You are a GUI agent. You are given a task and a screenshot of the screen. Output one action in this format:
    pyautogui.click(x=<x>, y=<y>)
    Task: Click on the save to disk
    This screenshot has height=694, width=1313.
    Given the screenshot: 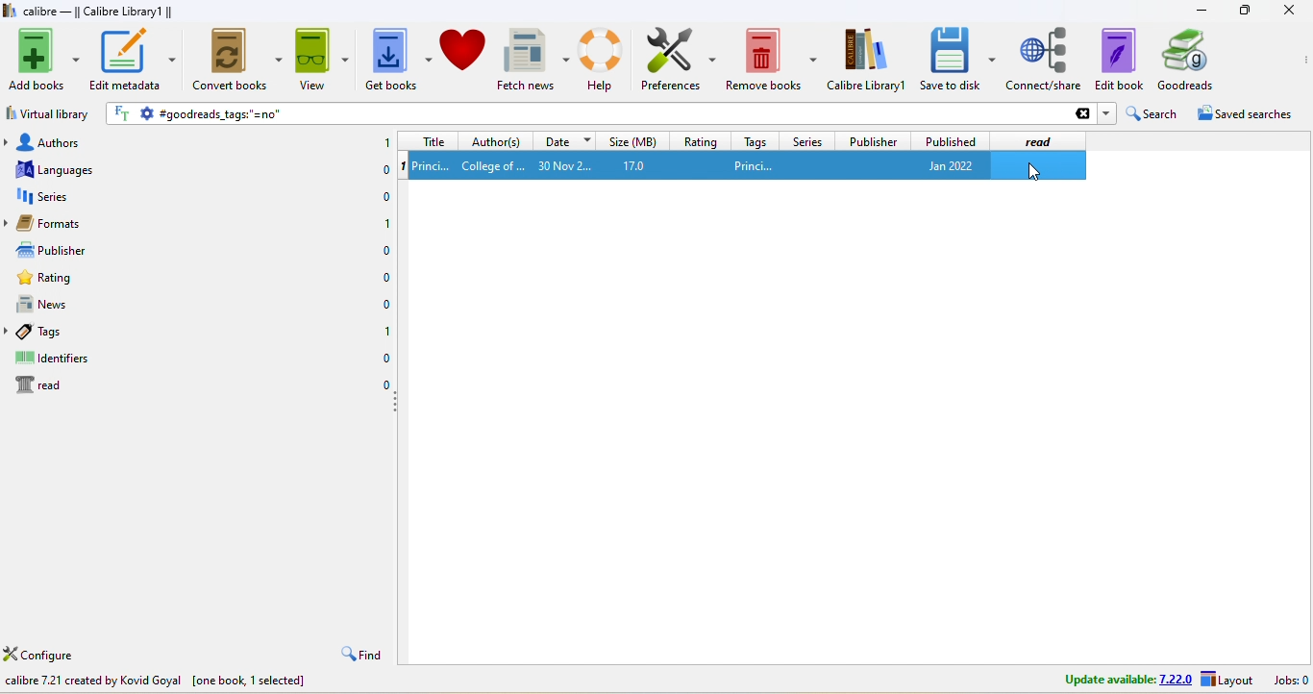 What is the action you would take?
    pyautogui.click(x=957, y=60)
    